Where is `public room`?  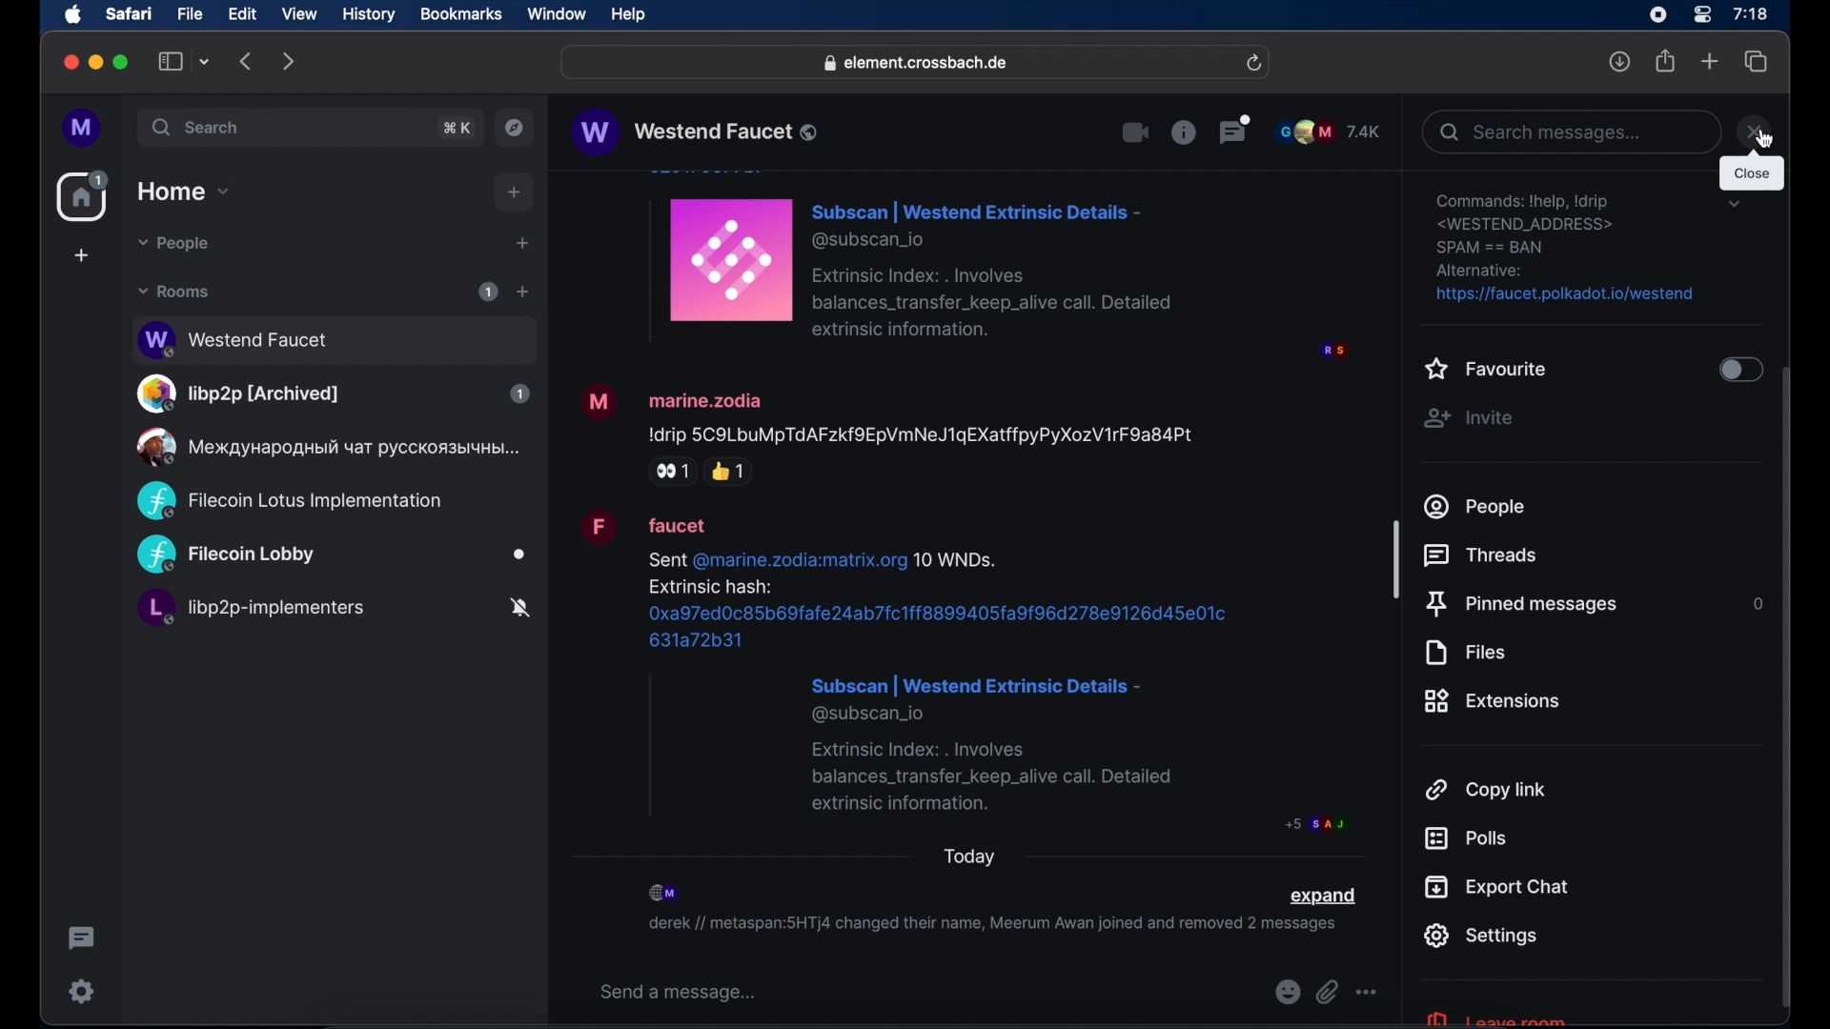 public room is located at coordinates (333, 337).